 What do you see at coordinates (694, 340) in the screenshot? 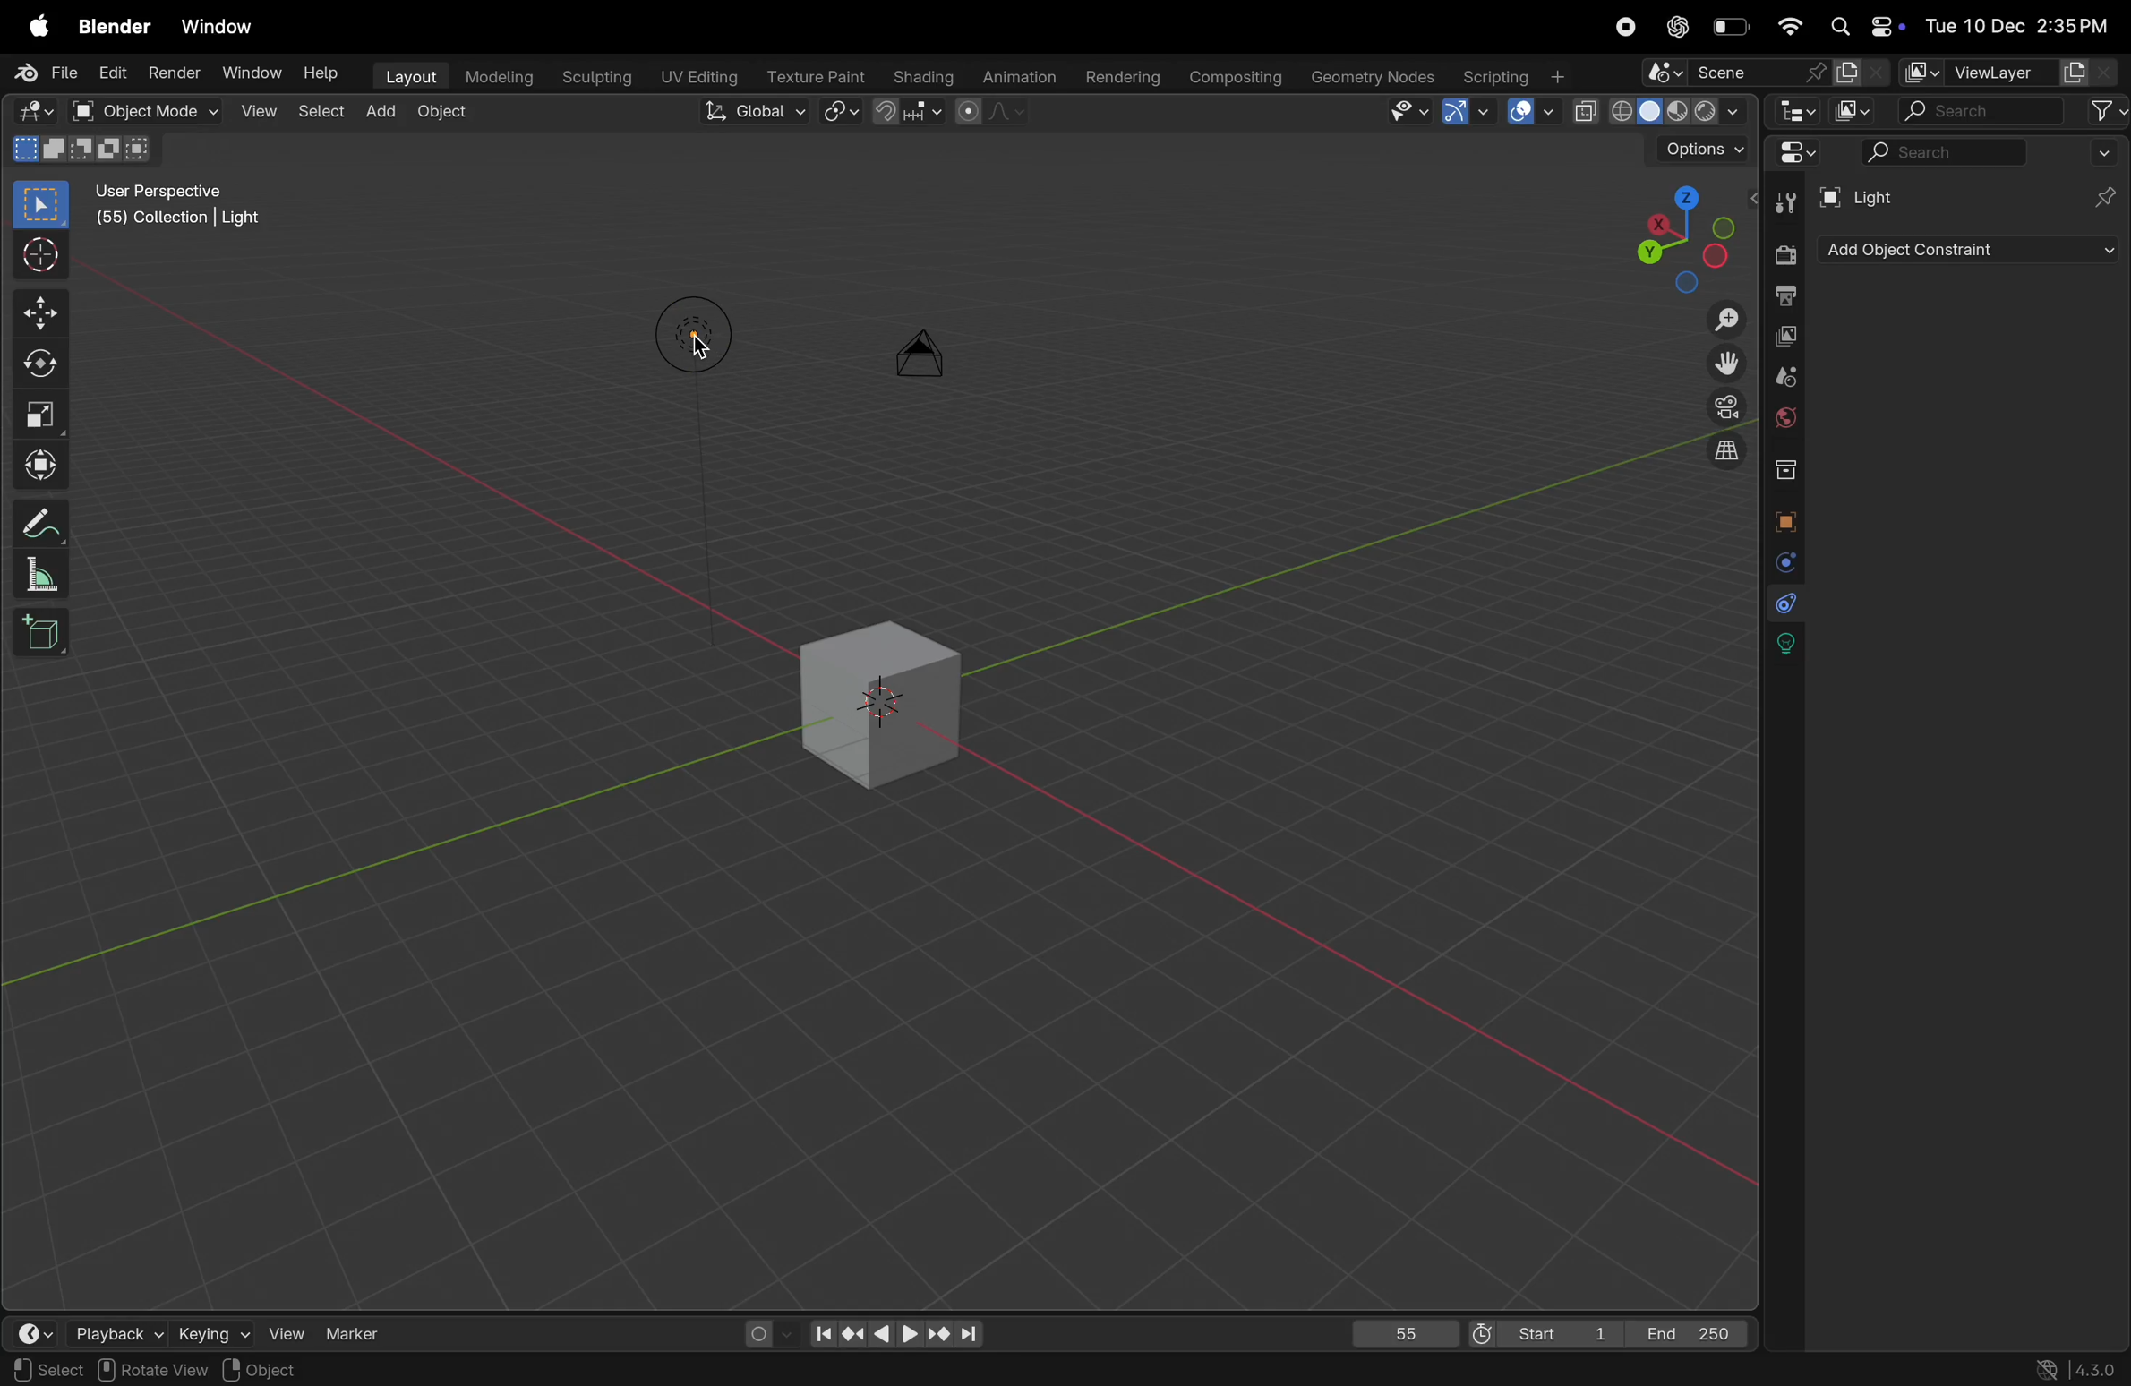
I see `Lights` at bounding box center [694, 340].